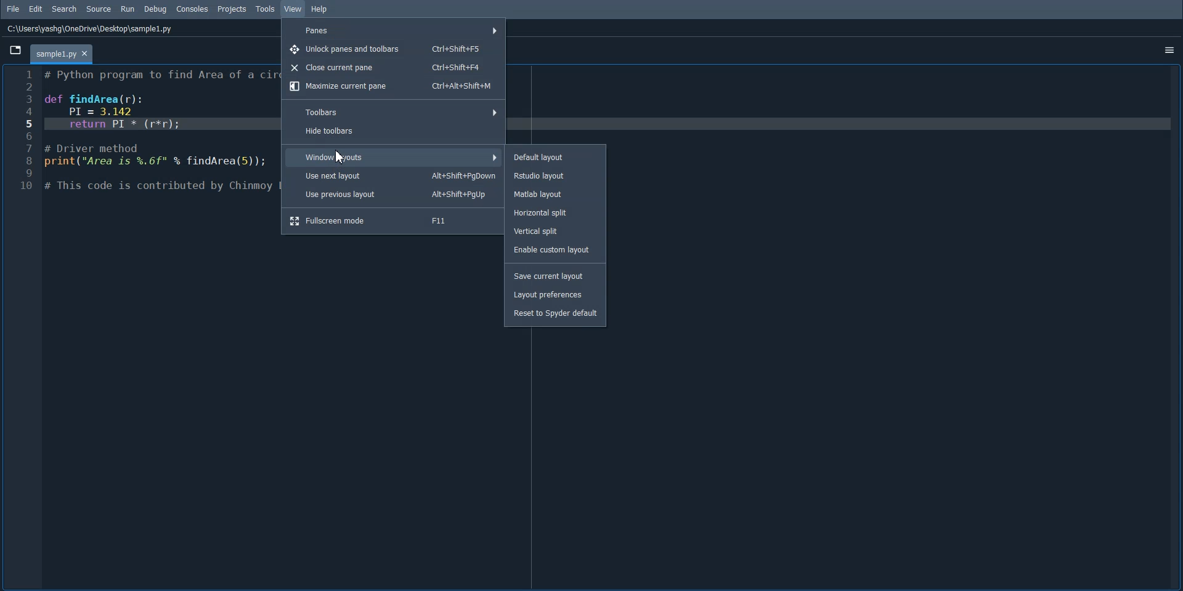 Image resolution: width=1183 pixels, height=591 pixels. I want to click on Close current panes, so click(391, 68).